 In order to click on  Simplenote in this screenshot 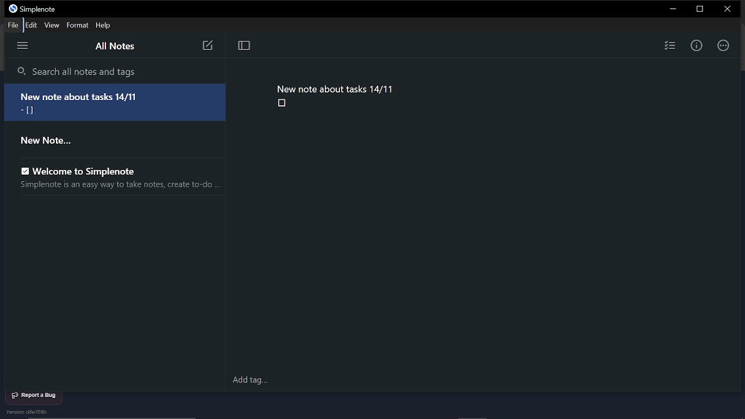, I will do `click(42, 9)`.